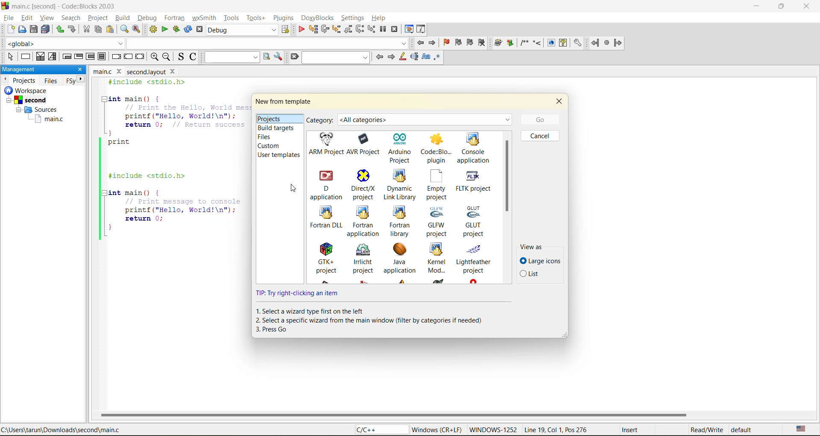 This screenshot has width=820, height=436. I want to click on toggle bookmark, so click(446, 42).